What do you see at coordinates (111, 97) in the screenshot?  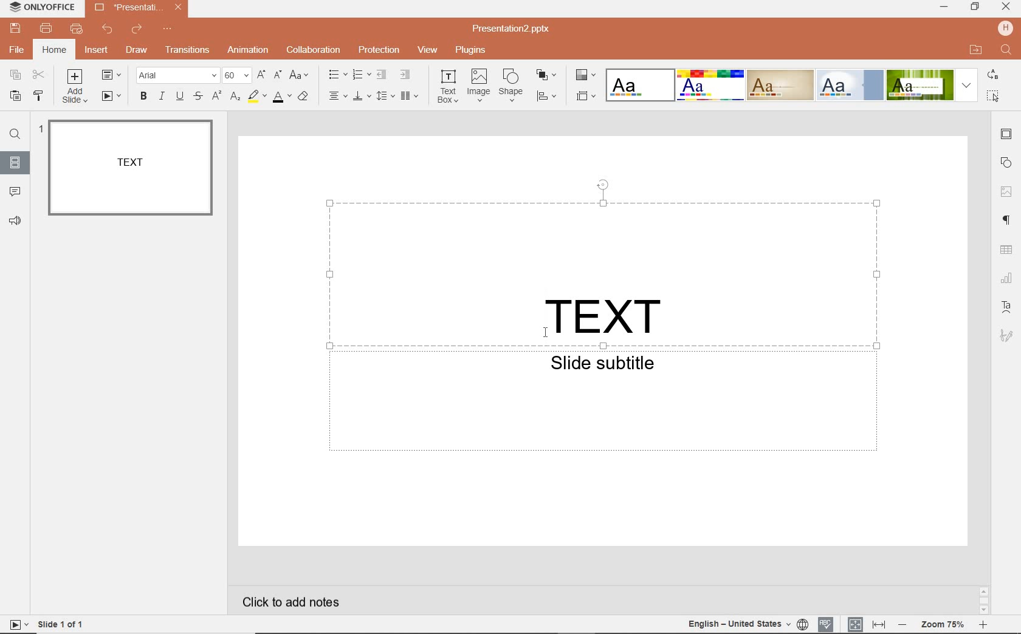 I see `START SLIDESHOW` at bounding box center [111, 97].